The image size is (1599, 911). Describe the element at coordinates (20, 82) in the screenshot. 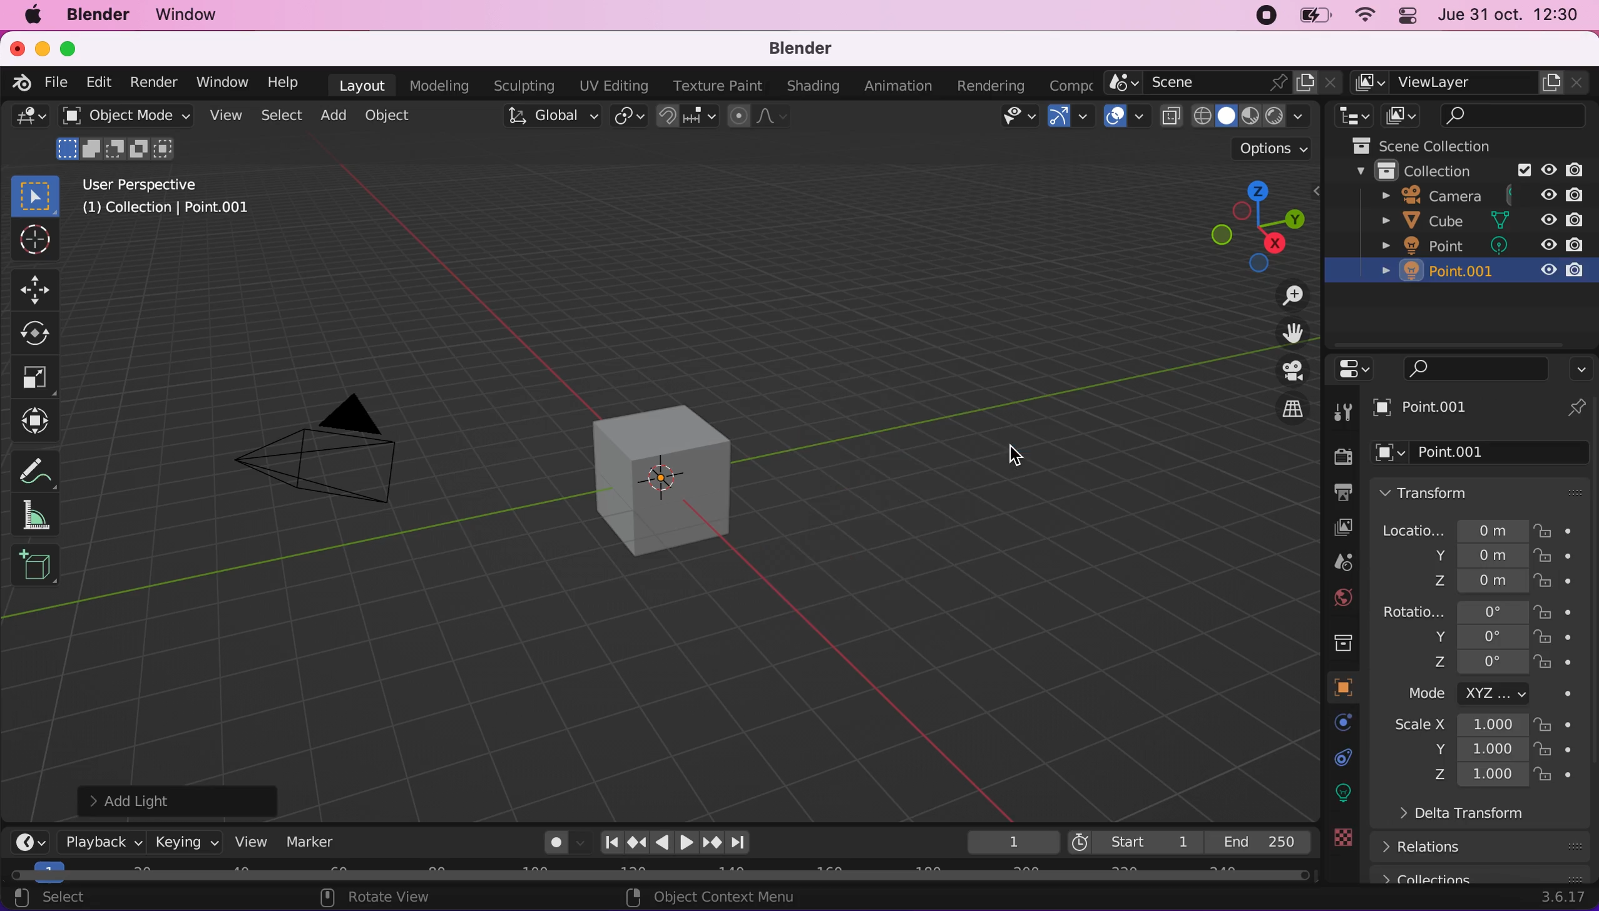

I see `blender logo` at that location.